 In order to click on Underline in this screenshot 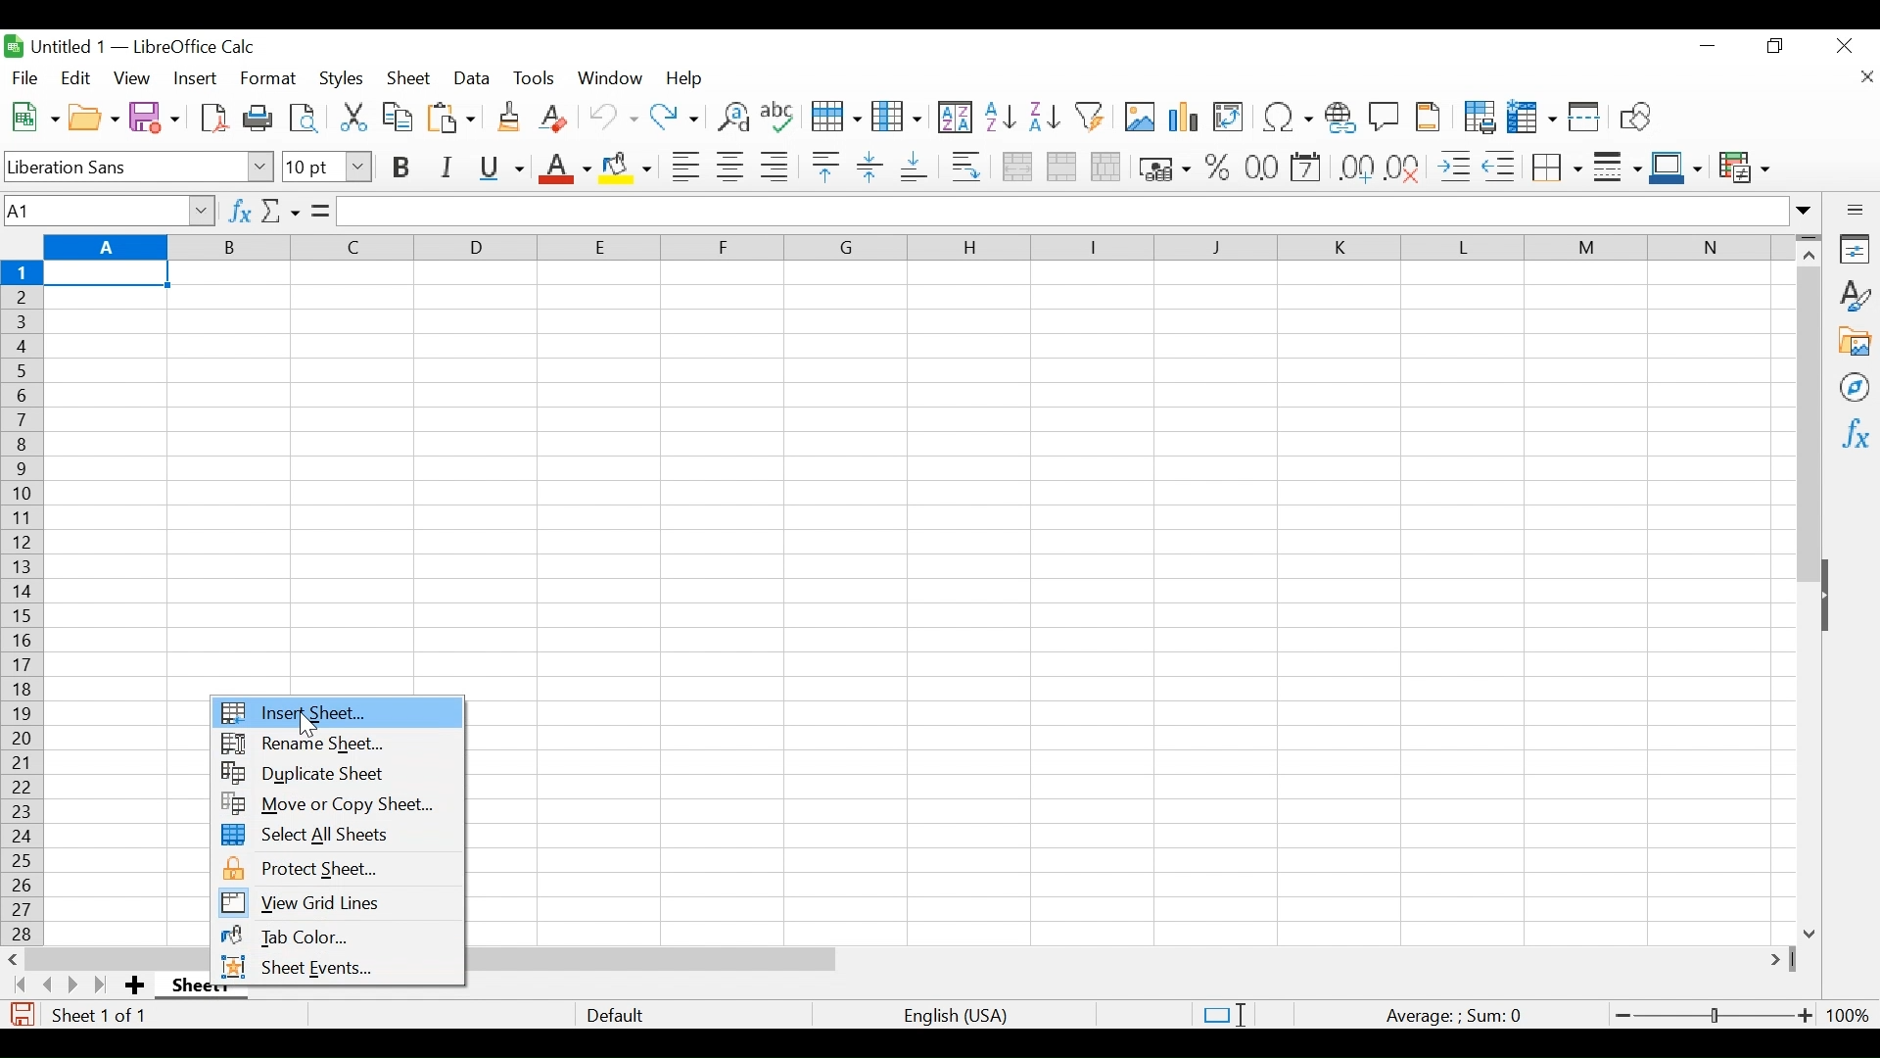, I will do `click(501, 168)`.